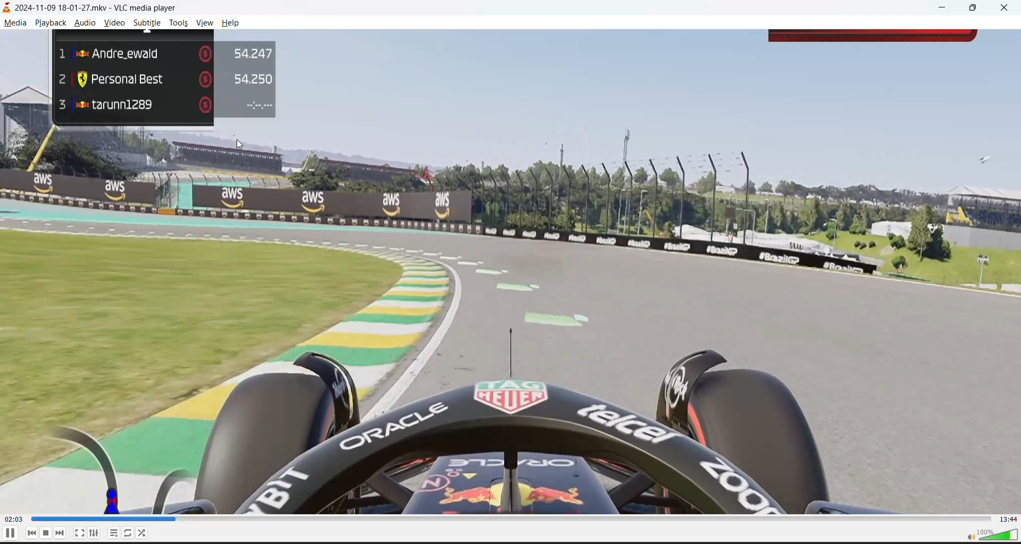 The height and width of the screenshot is (544, 1021). Describe the element at coordinates (1008, 519) in the screenshot. I see `total track time` at that location.